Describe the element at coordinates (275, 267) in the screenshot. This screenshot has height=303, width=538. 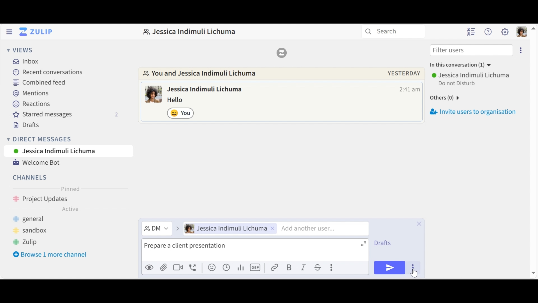
I see `link` at that location.